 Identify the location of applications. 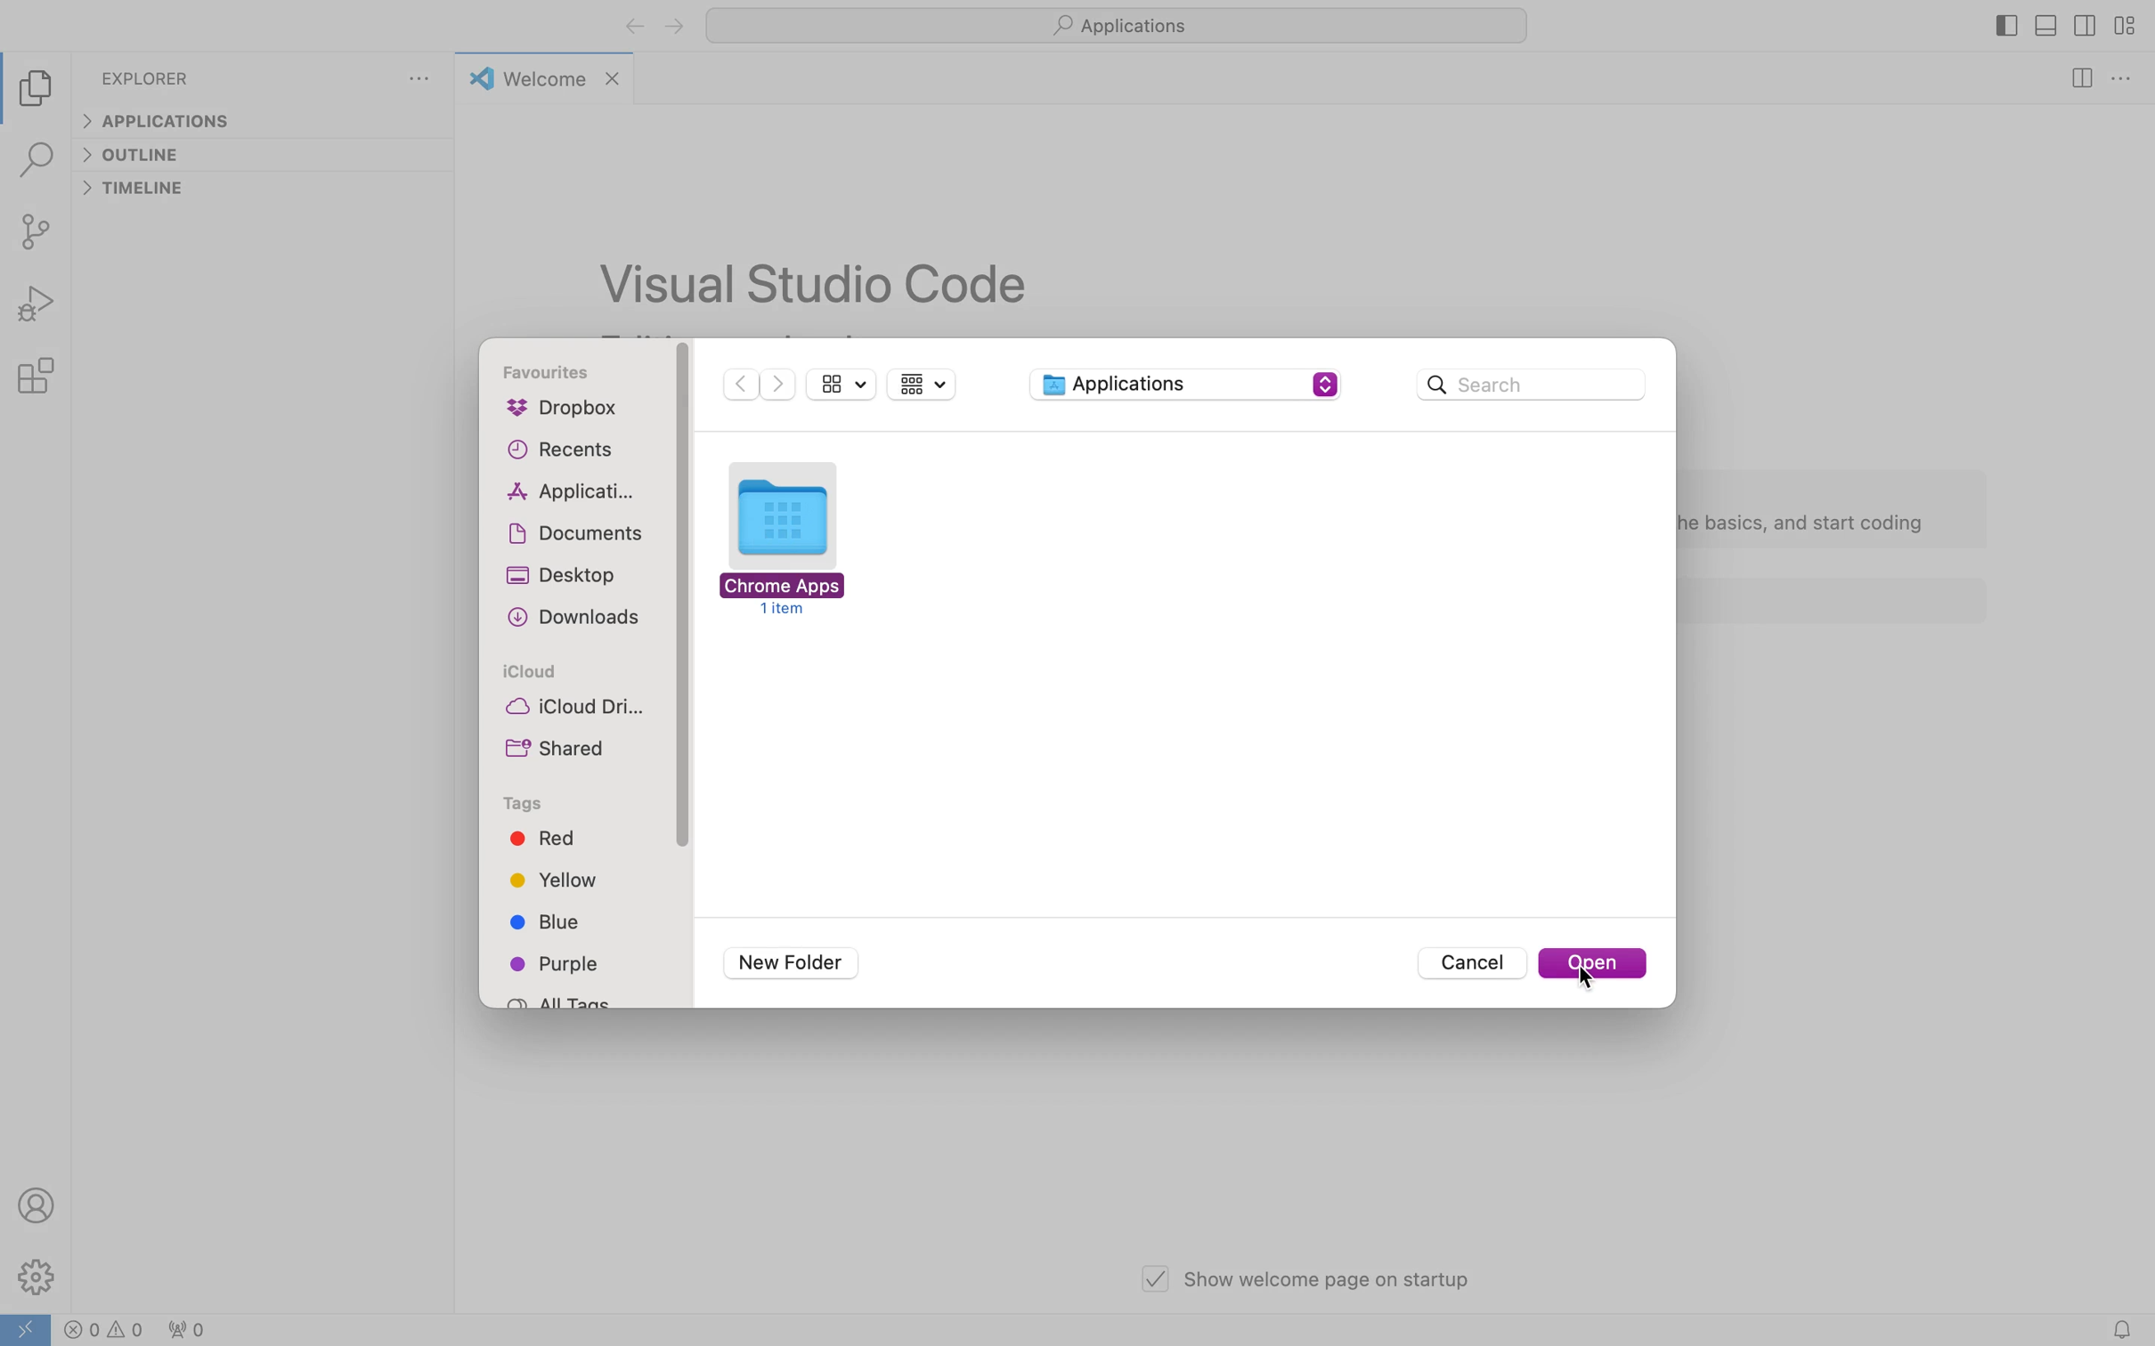
(161, 122).